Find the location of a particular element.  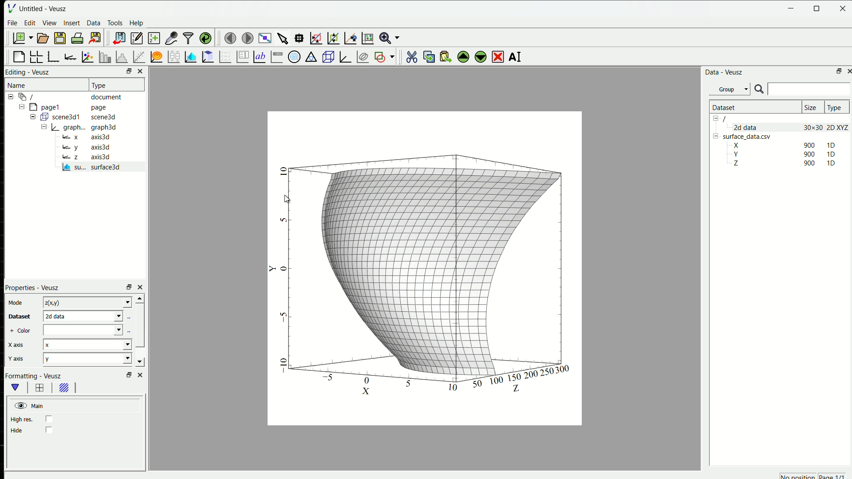

Drop-down  is located at coordinates (128, 358).